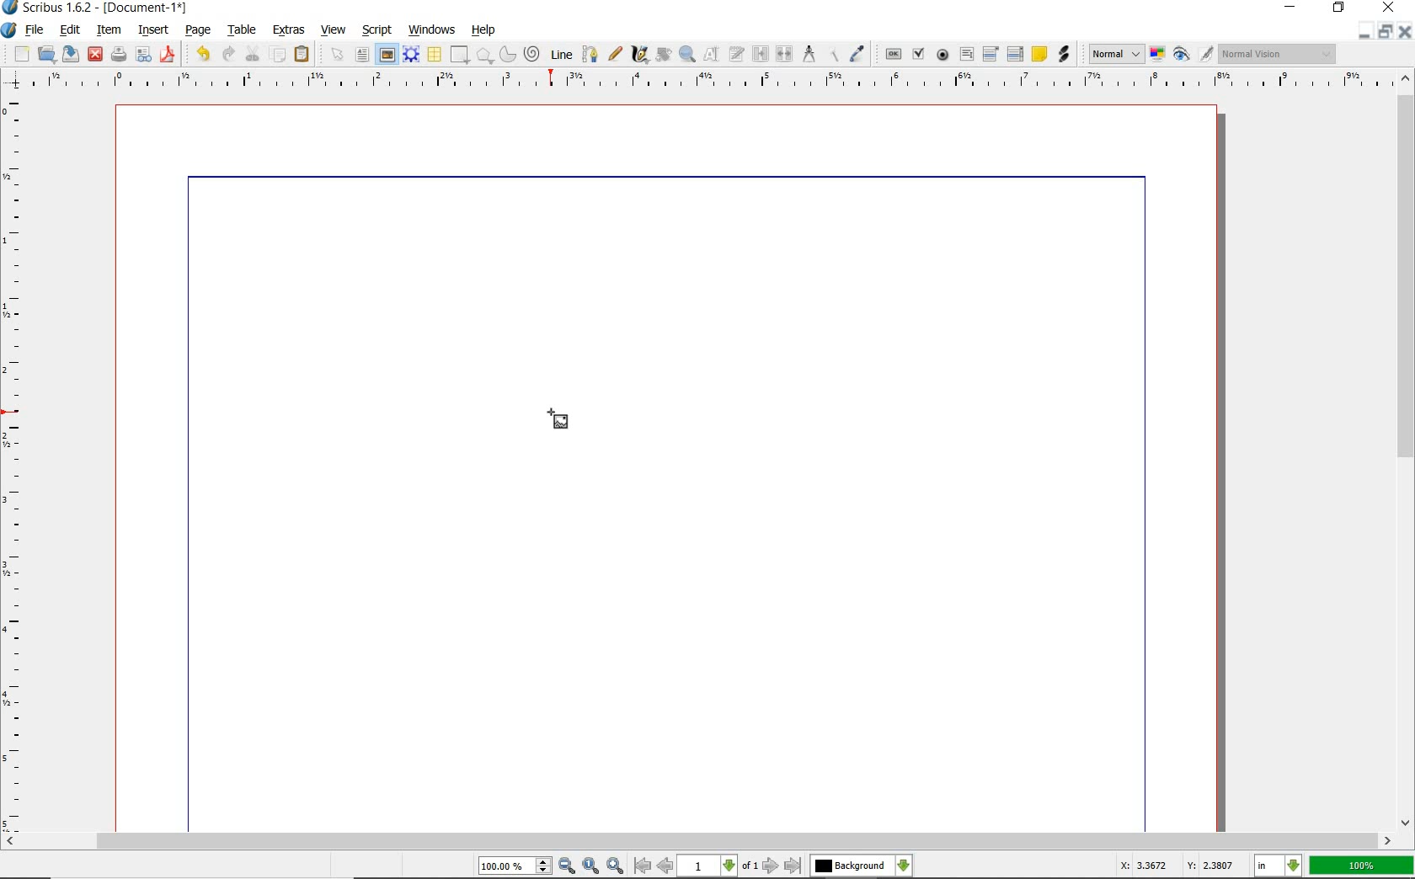  I want to click on edit contents of frame, so click(662, 55).